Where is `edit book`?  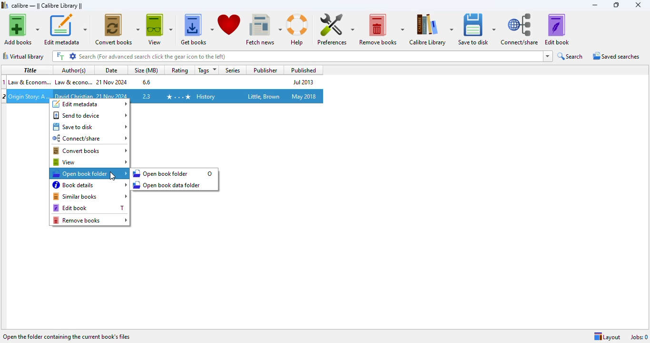 edit book is located at coordinates (82, 208).